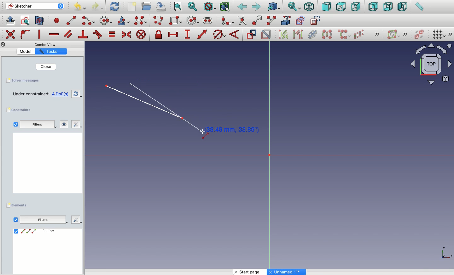  I want to click on Leave sketch, so click(10, 20).